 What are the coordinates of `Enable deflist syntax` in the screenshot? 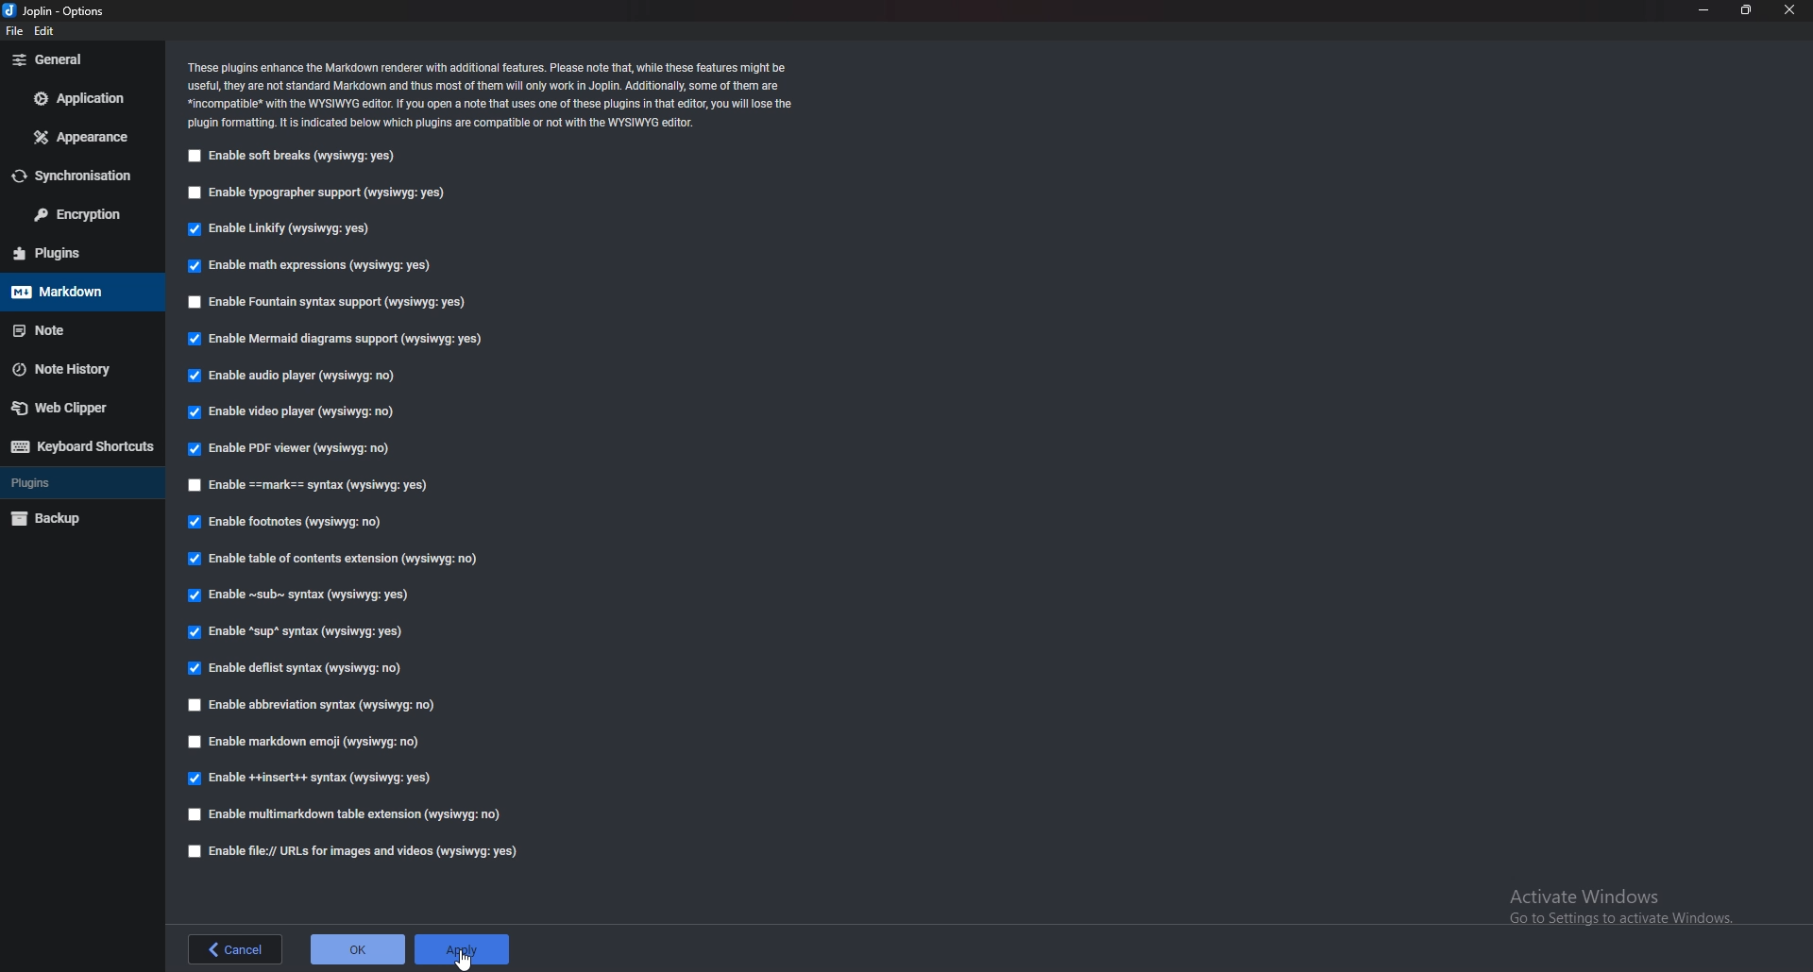 It's located at (296, 668).